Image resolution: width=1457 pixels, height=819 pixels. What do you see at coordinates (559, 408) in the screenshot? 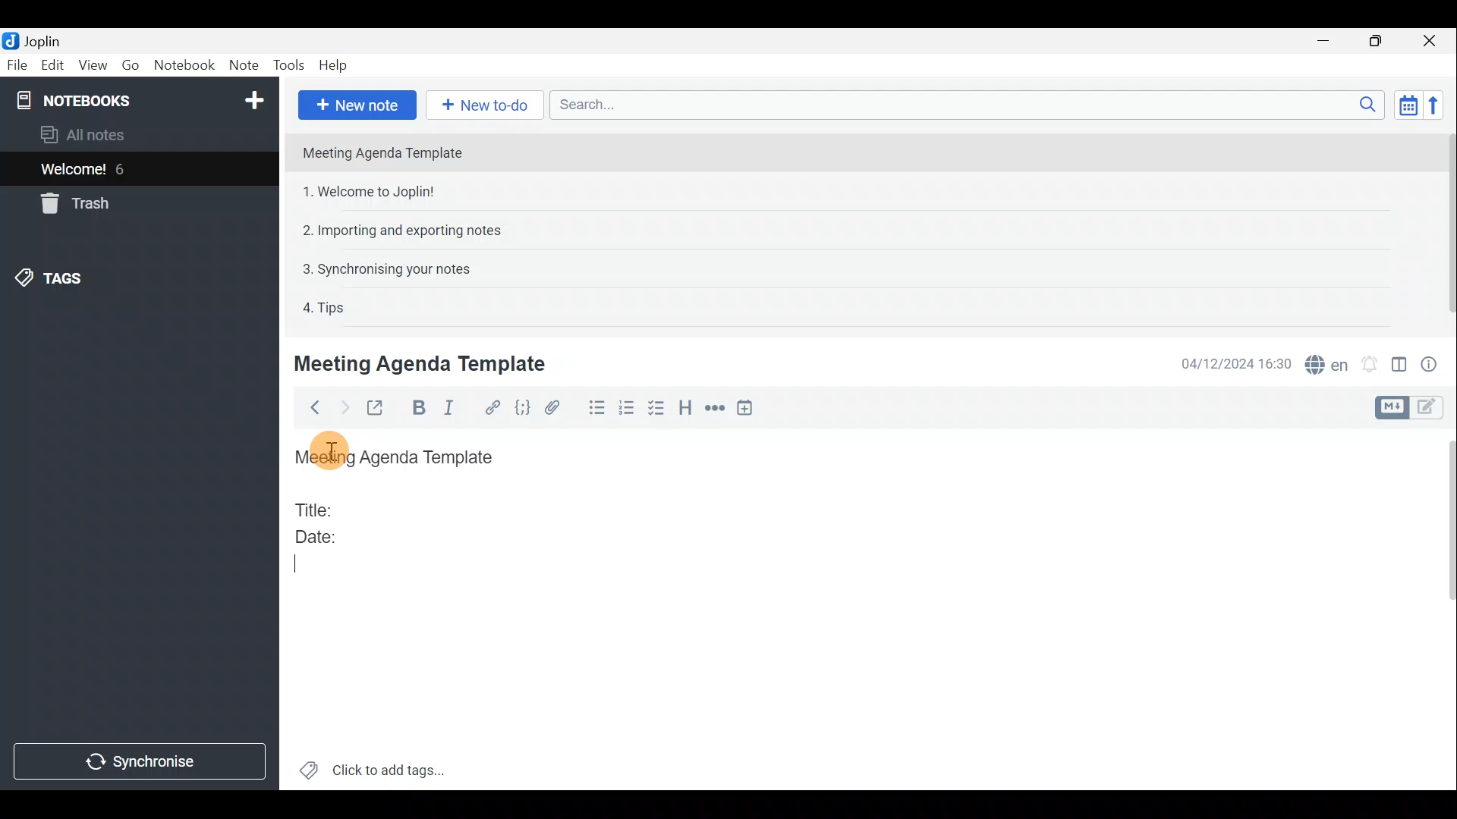
I see `Attach file` at bounding box center [559, 408].